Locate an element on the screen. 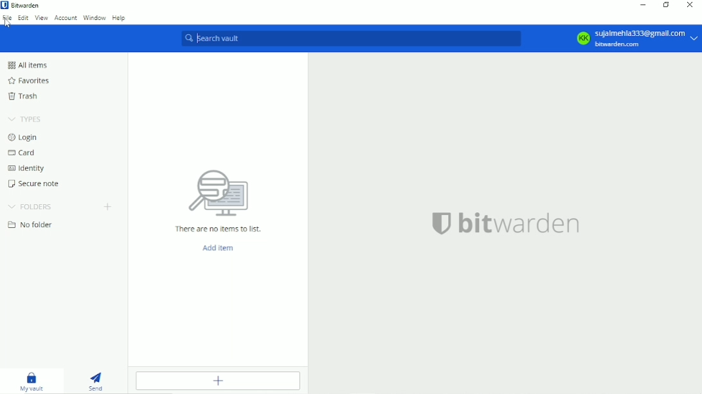 This screenshot has height=394, width=702. Window is located at coordinates (93, 19).